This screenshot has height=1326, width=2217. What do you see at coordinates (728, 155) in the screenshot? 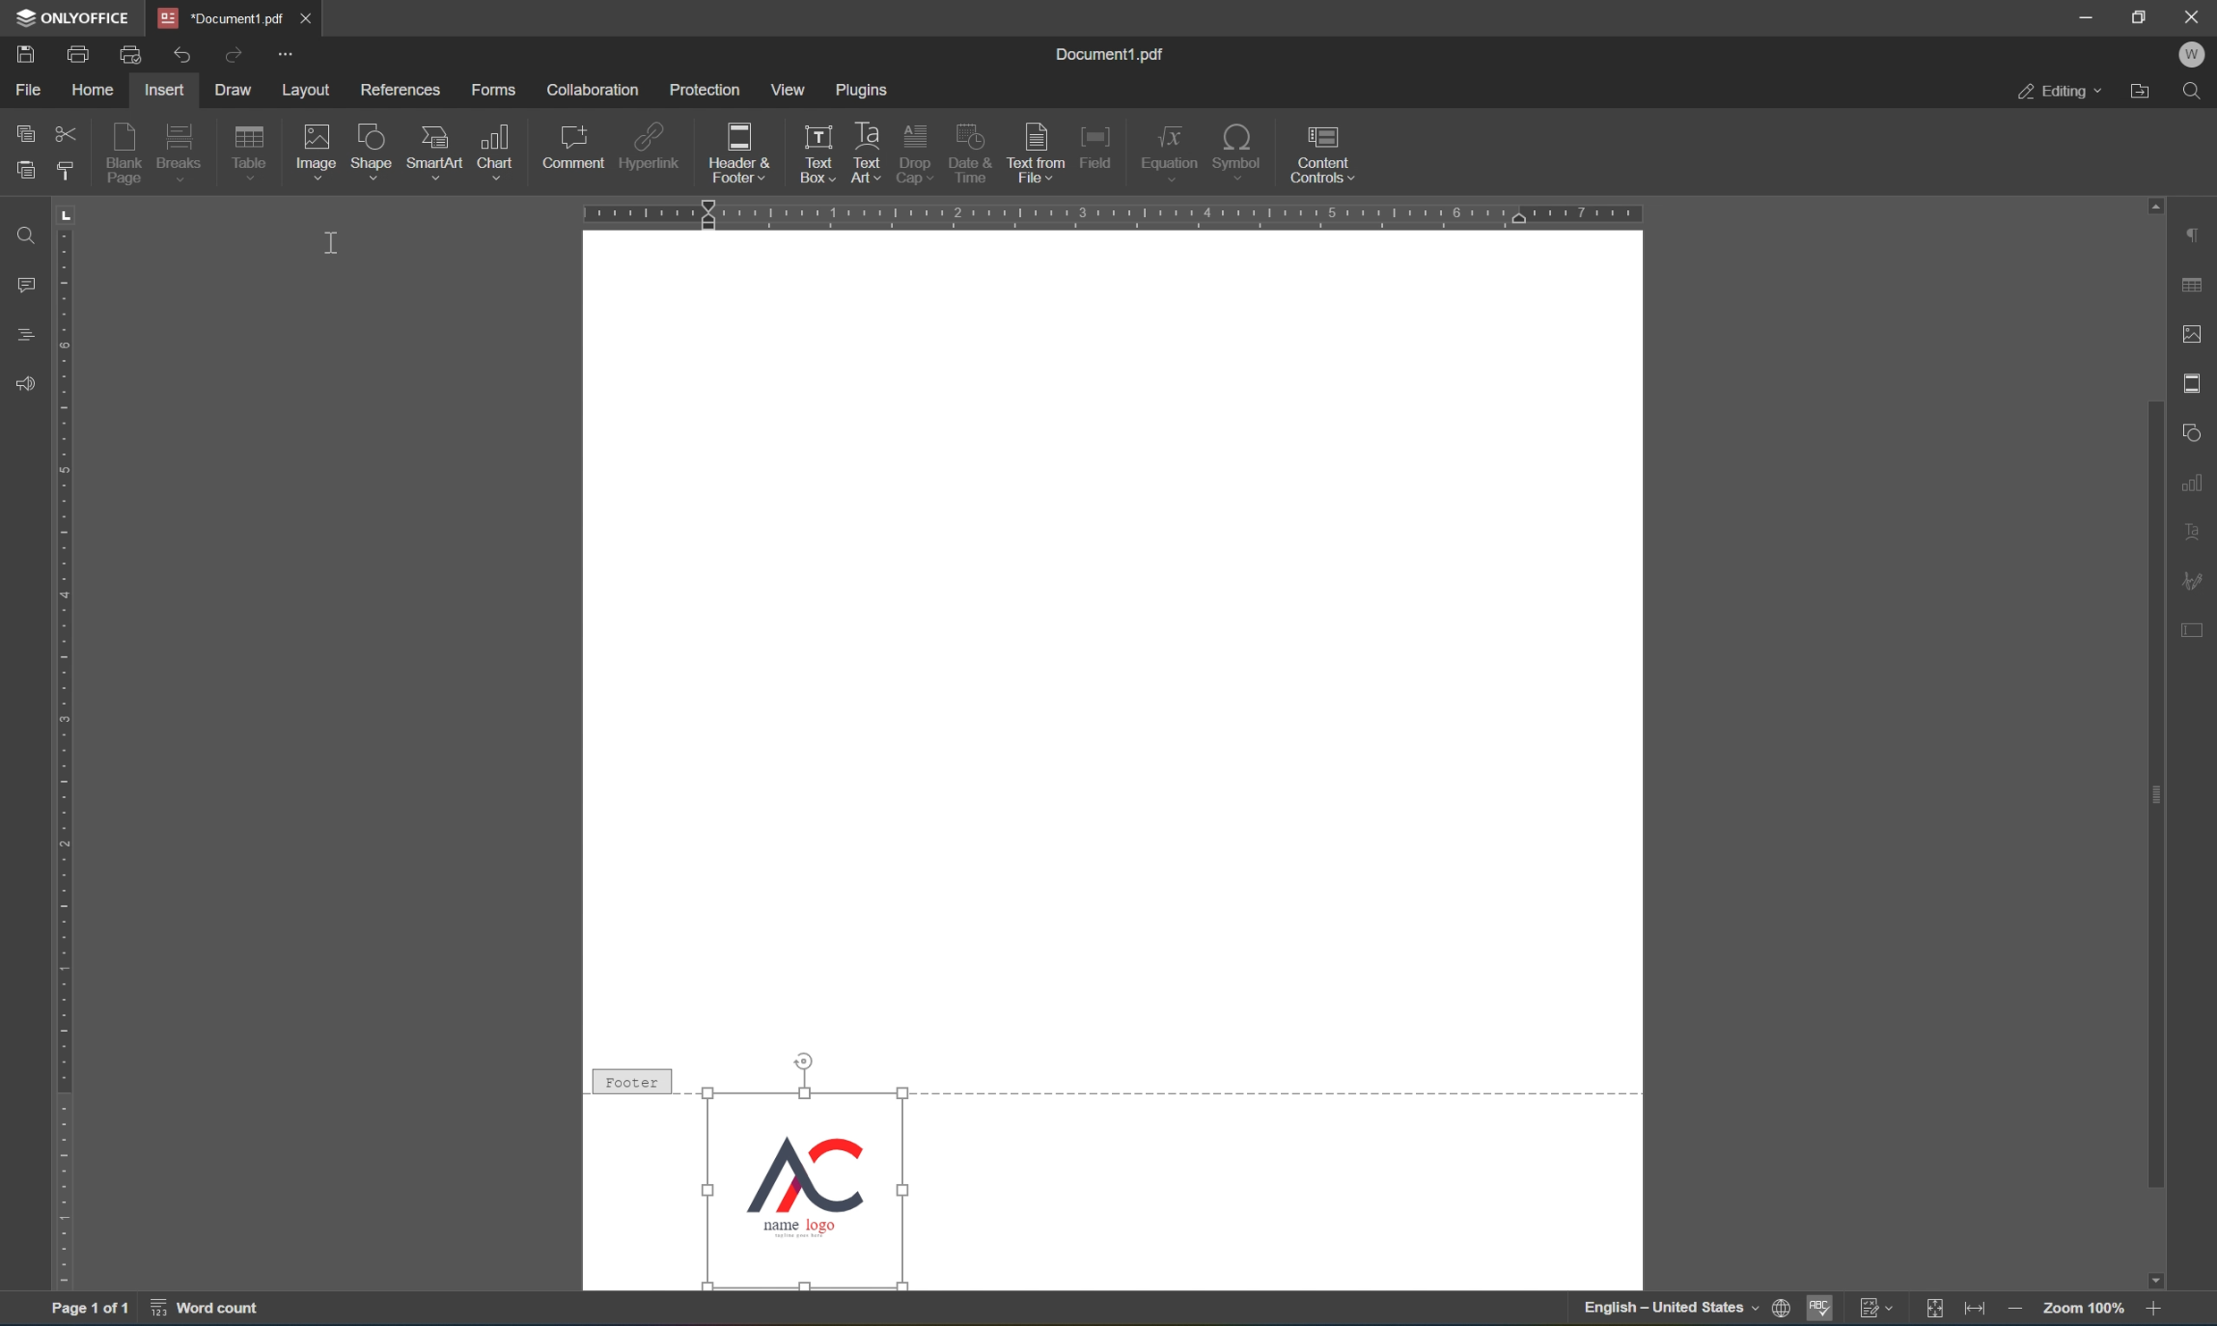
I see `header & footer` at bounding box center [728, 155].